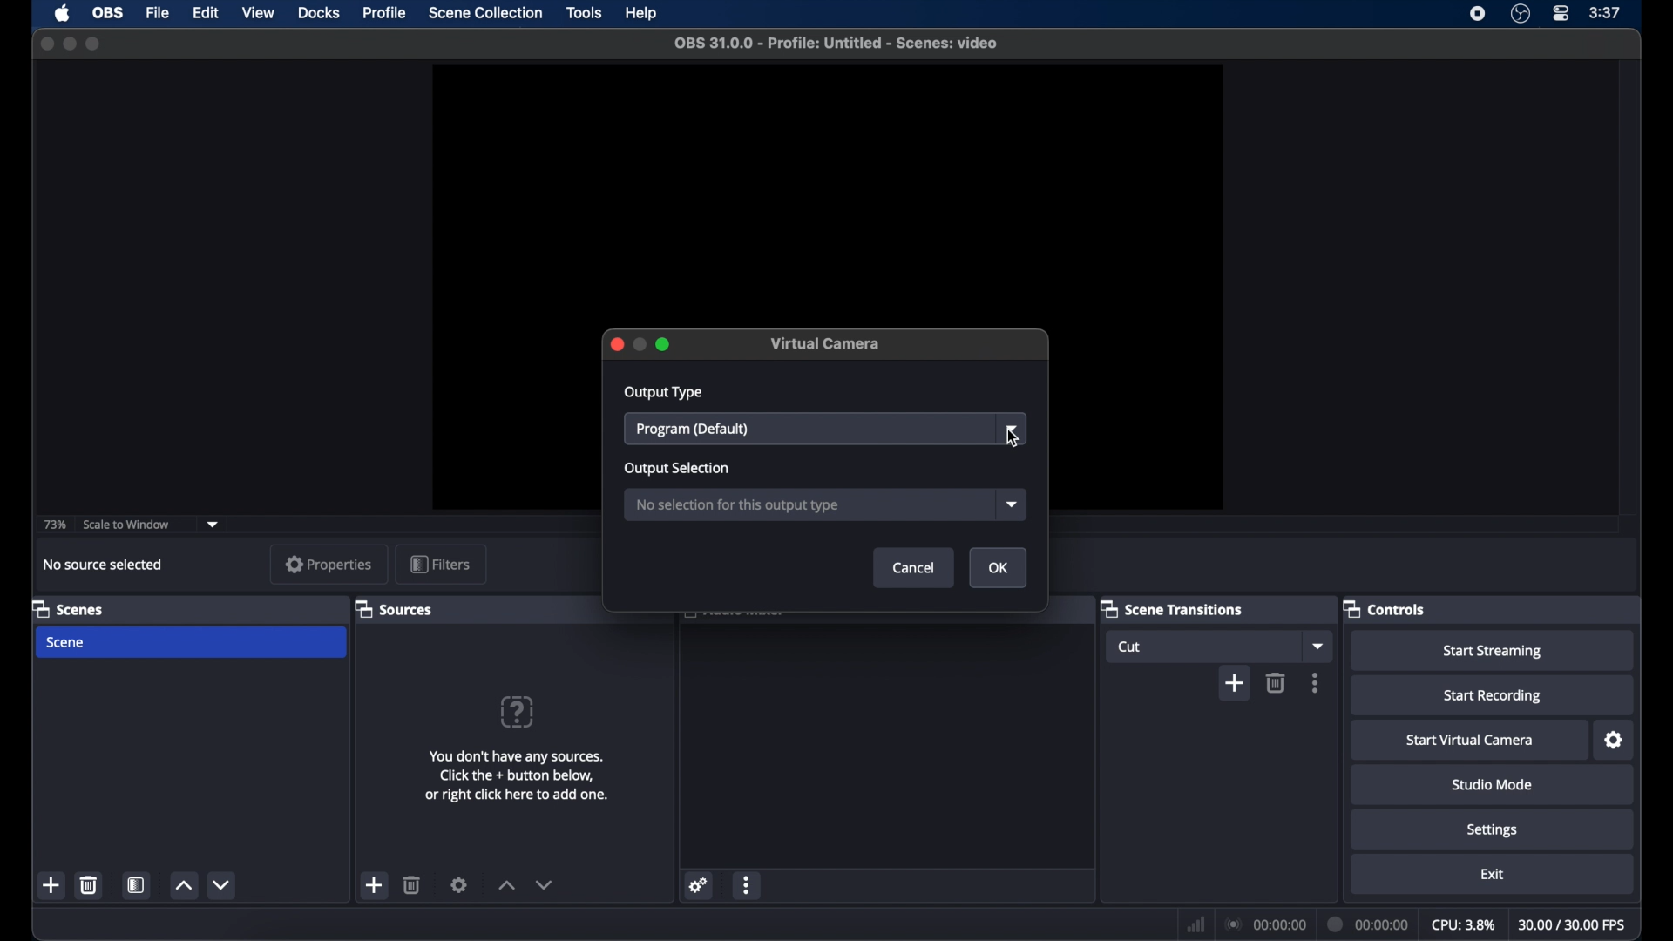 This screenshot has width=1673, height=941. What do you see at coordinates (1492, 696) in the screenshot?
I see `start recording` at bounding box center [1492, 696].